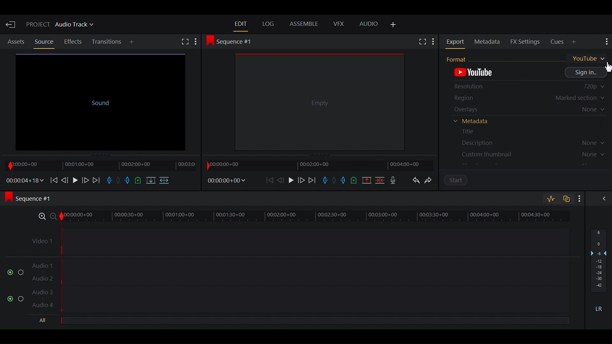 The height and width of the screenshot is (344, 612). I want to click on Add Panel, so click(575, 42).